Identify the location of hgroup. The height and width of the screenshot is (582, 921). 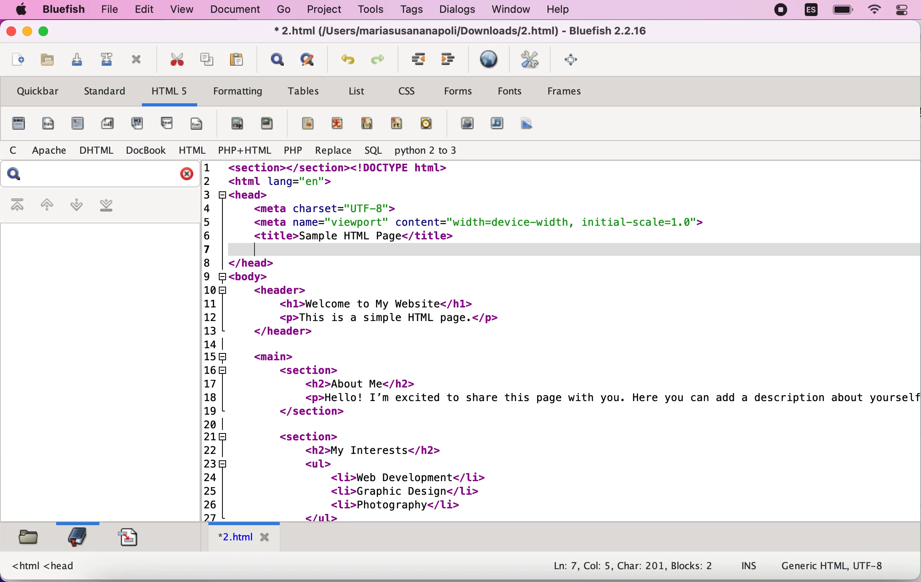
(142, 123).